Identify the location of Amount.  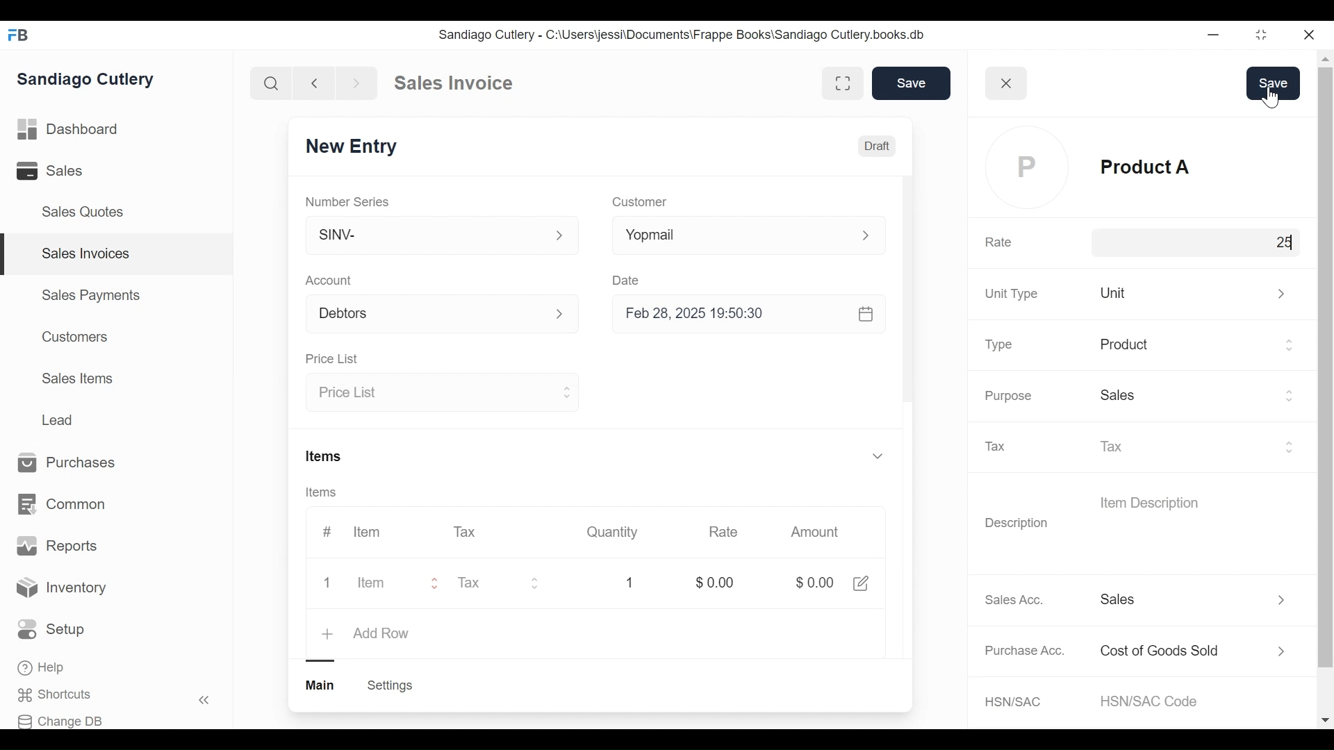
(813, 533).